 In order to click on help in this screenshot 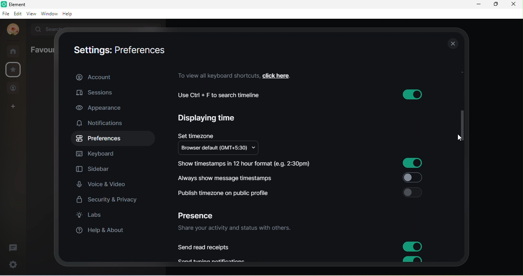, I will do `click(70, 15)`.